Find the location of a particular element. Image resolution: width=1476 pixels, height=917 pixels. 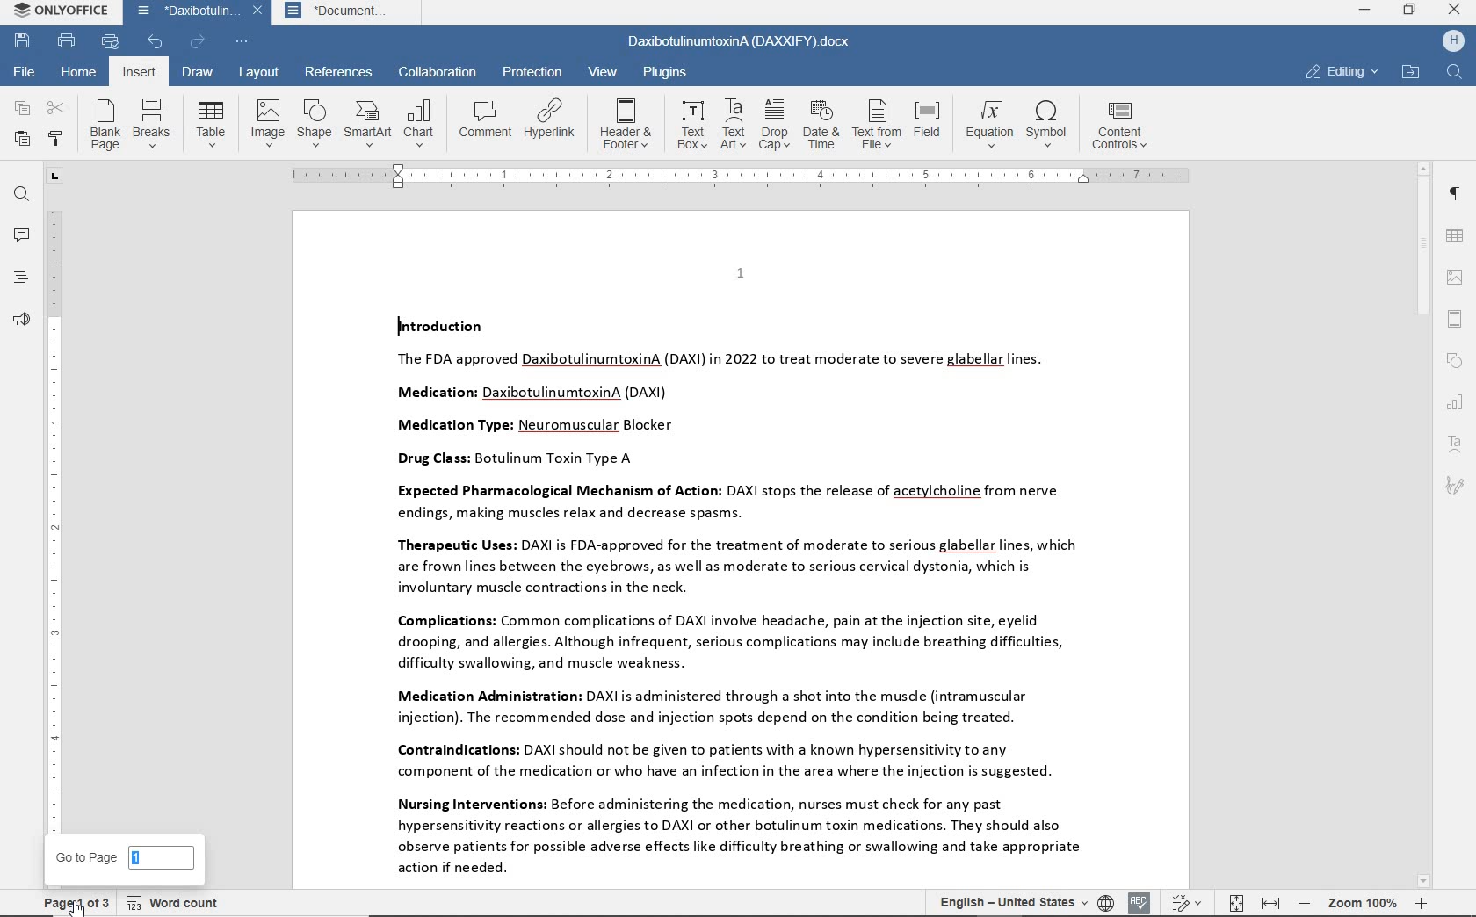

redo is located at coordinates (198, 41).